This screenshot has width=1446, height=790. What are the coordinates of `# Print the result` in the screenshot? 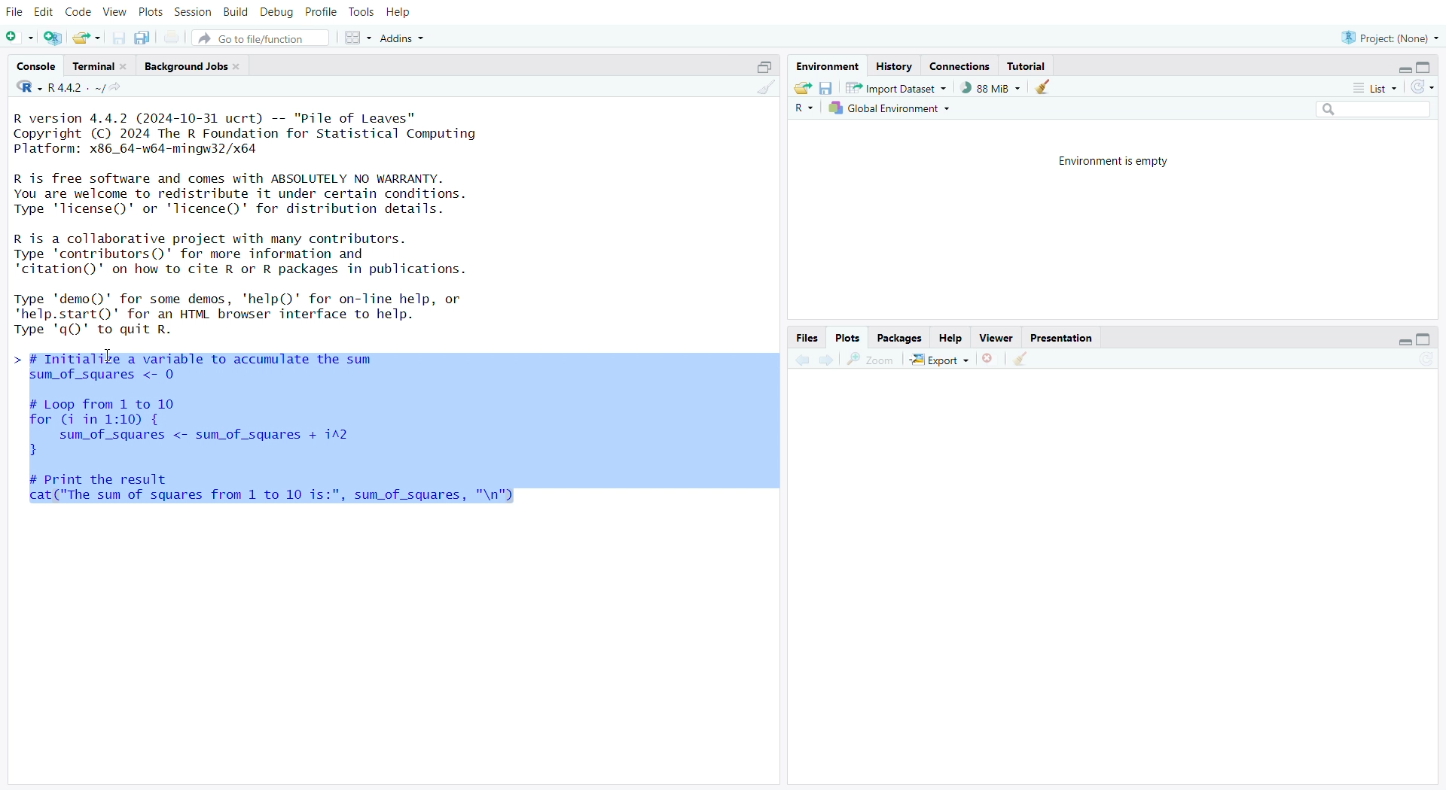 It's located at (112, 478).